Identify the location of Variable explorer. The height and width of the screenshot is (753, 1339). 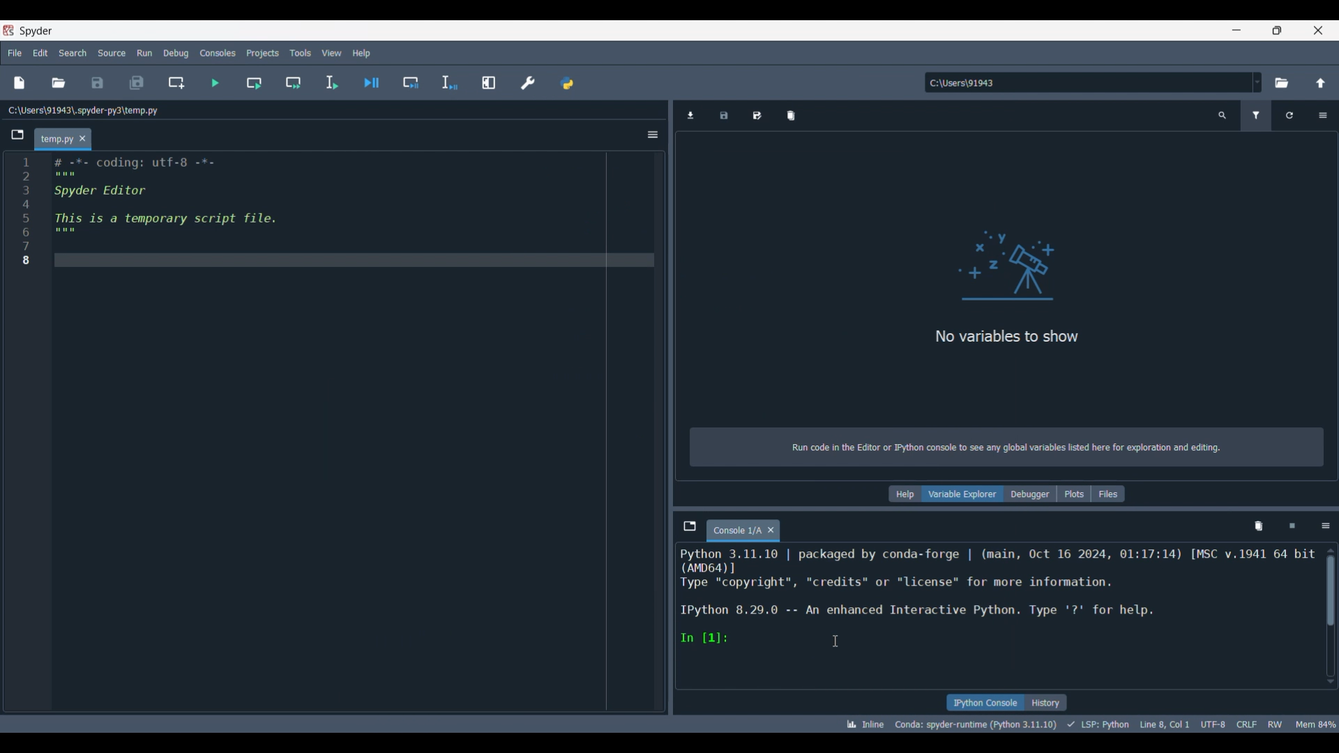
(962, 494).